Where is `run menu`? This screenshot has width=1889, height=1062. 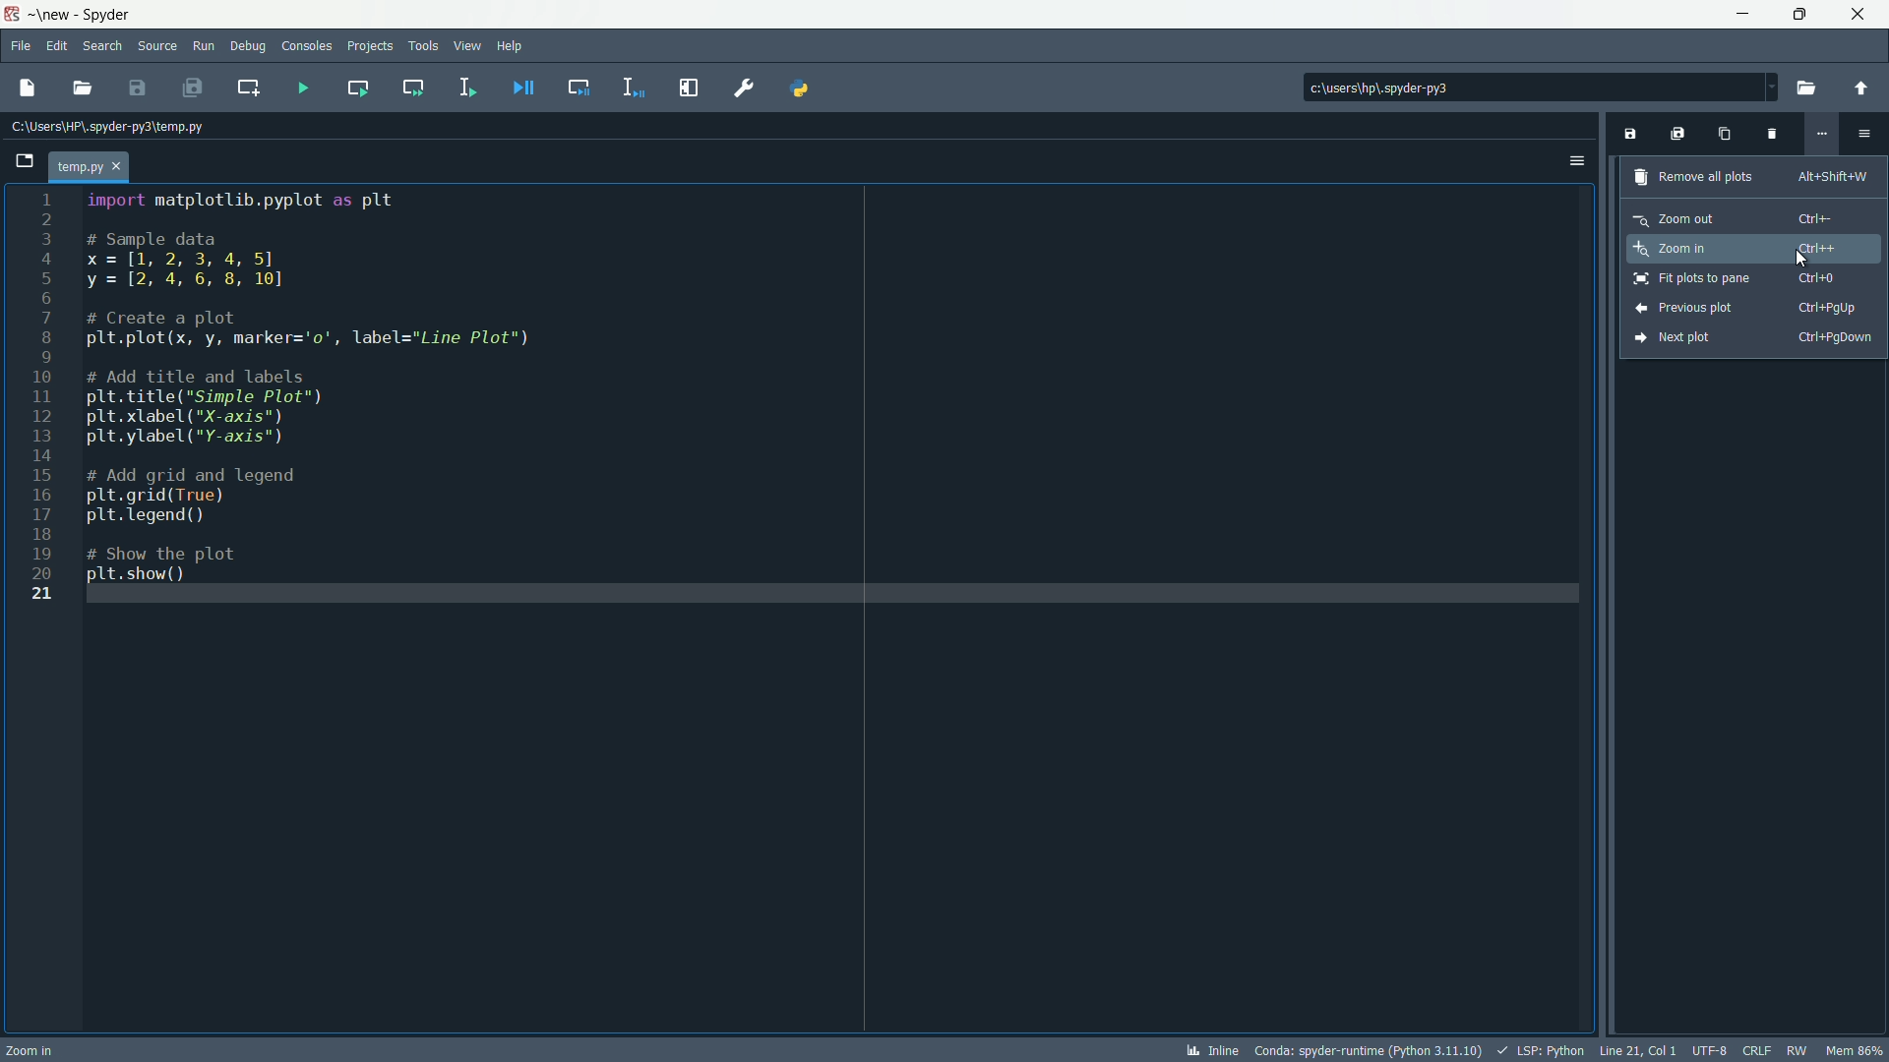
run menu is located at coordinates (204, 44).